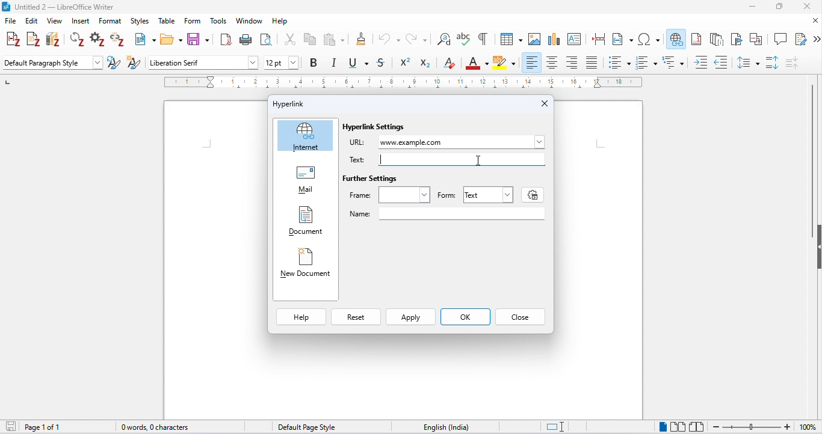  What do you see at coordinates (334, 38) in the screenshot?
I see `paste` at bounding box center [334, 38].